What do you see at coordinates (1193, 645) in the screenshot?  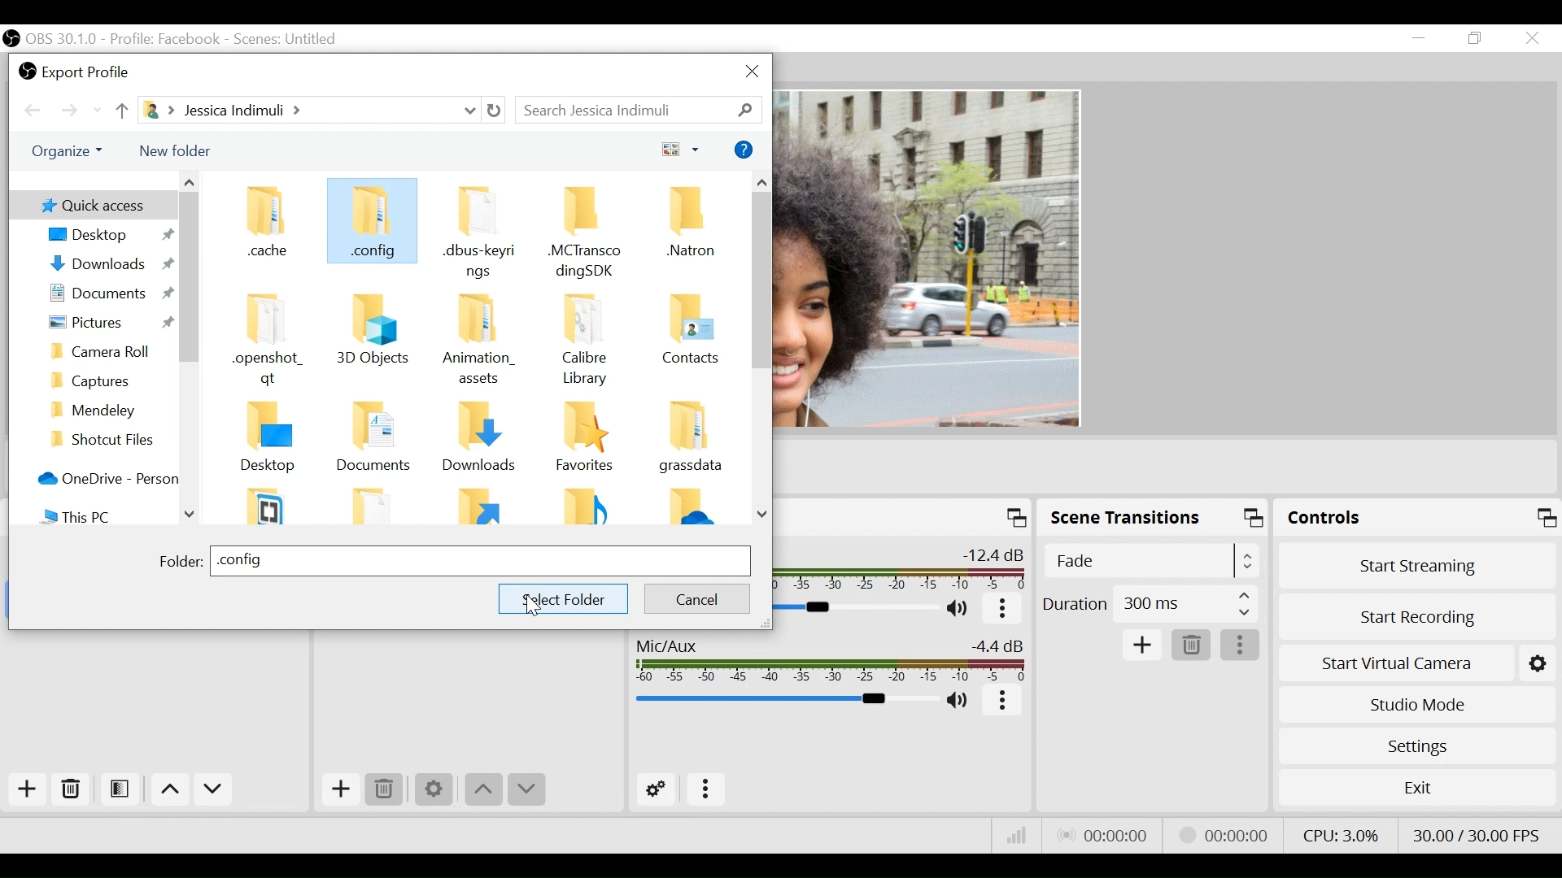 I see `Remove` at bounding box center [1193, 645].